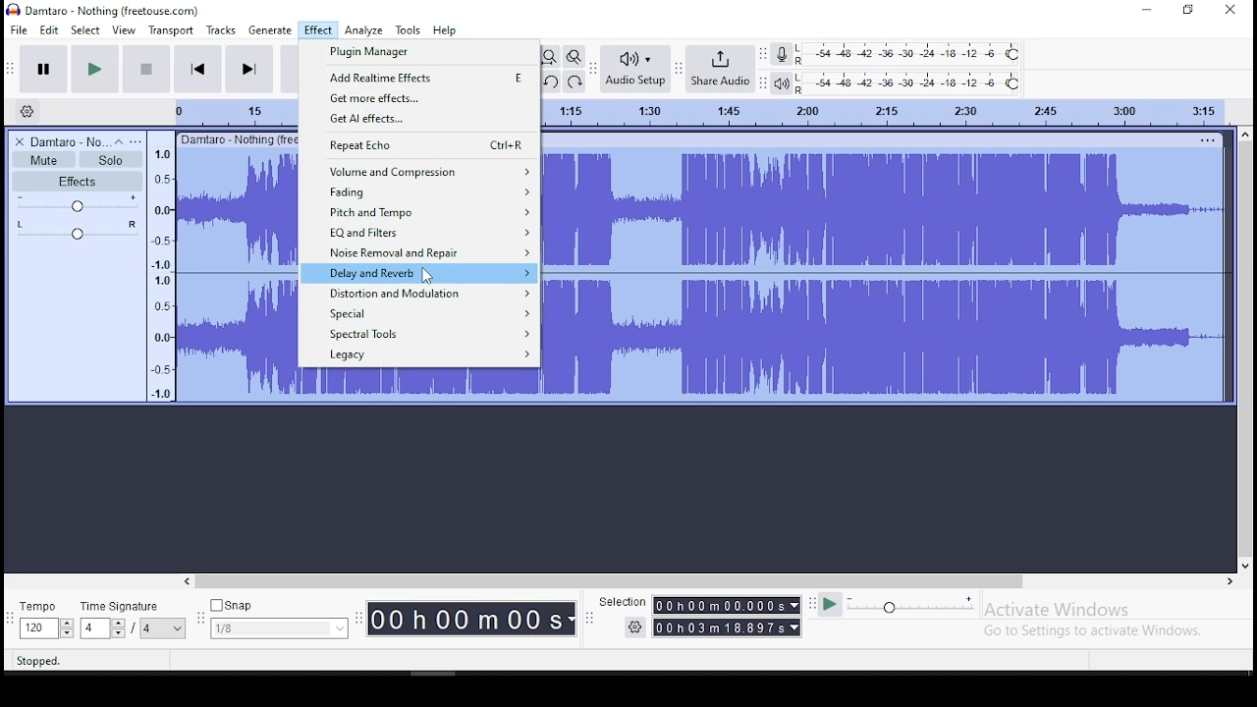  I want to click on Maximize, so click(1188, 12).